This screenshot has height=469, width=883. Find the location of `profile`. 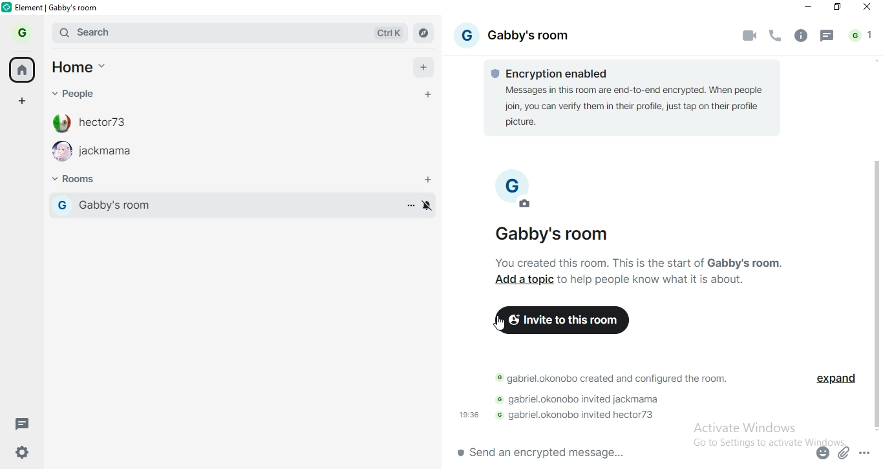

profile is located at coordinates (61, 206).